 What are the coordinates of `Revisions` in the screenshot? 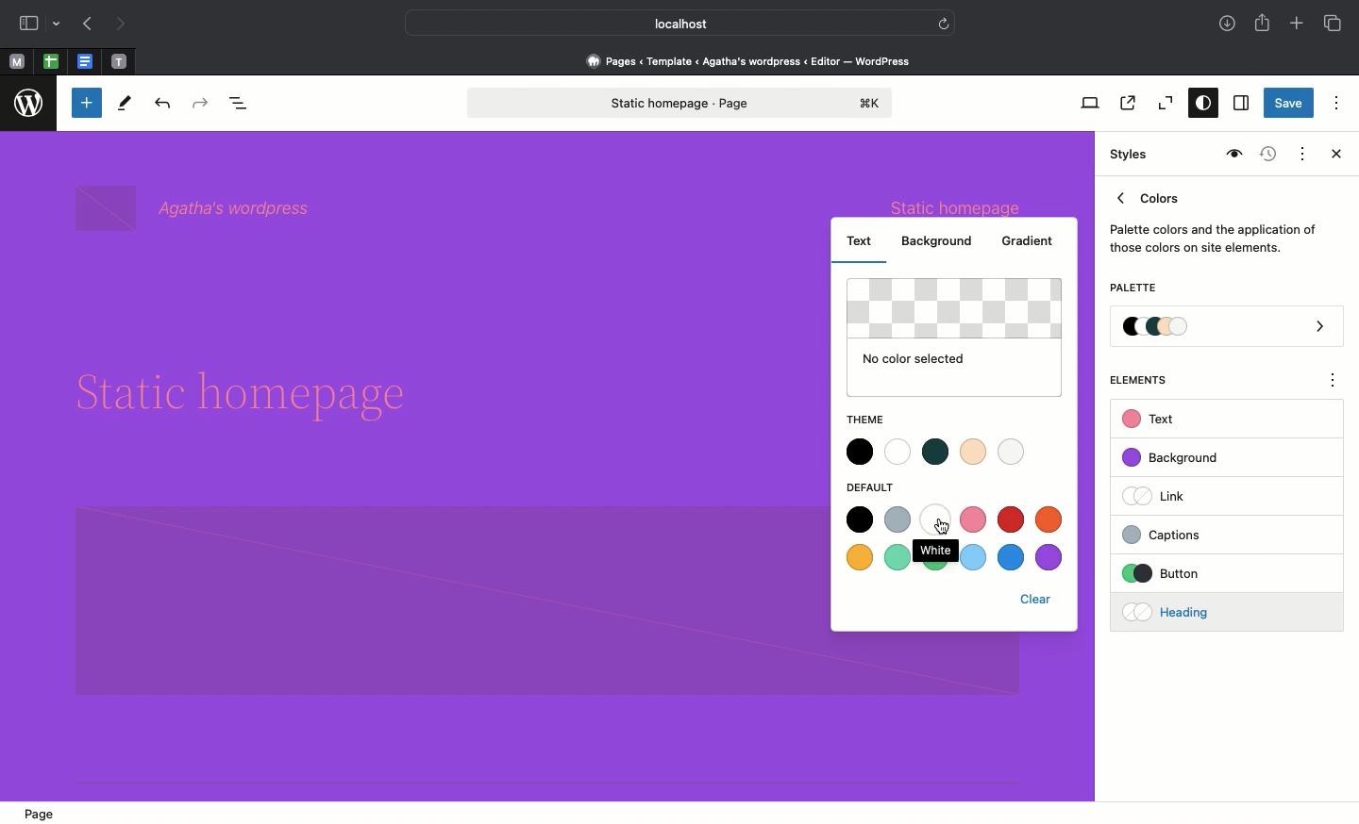 It's located at (1266, 156).